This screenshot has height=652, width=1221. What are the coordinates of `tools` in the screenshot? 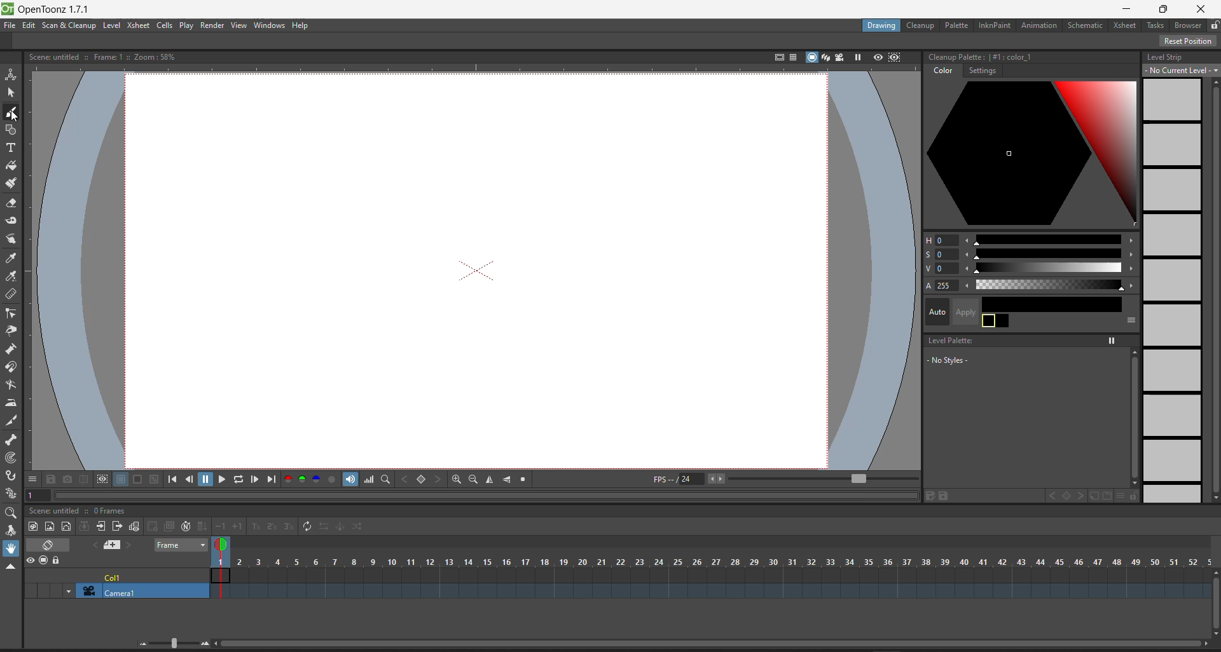 It's located at (1155, 25).